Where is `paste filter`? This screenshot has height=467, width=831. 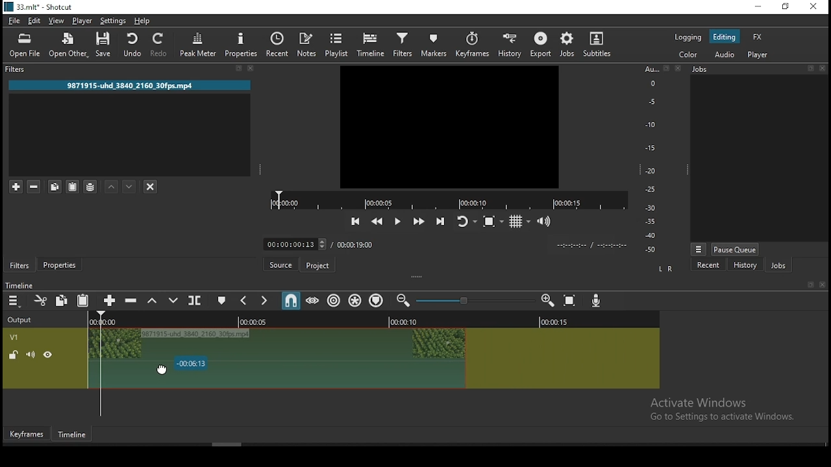
paste filter is located at coordinates (71, 187).